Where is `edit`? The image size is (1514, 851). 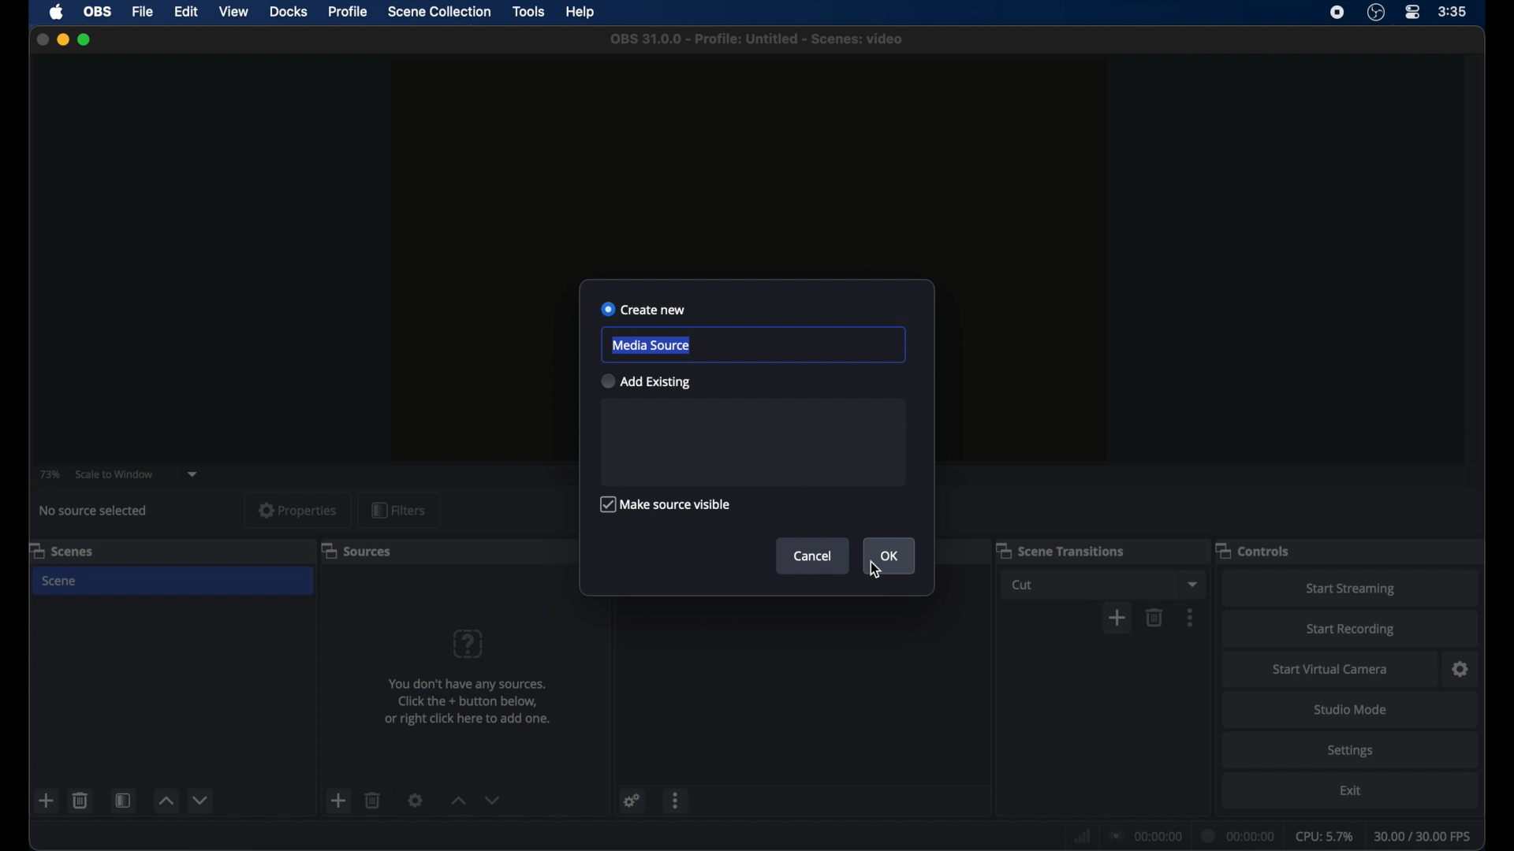
edit is located at coordinates (186, 12).